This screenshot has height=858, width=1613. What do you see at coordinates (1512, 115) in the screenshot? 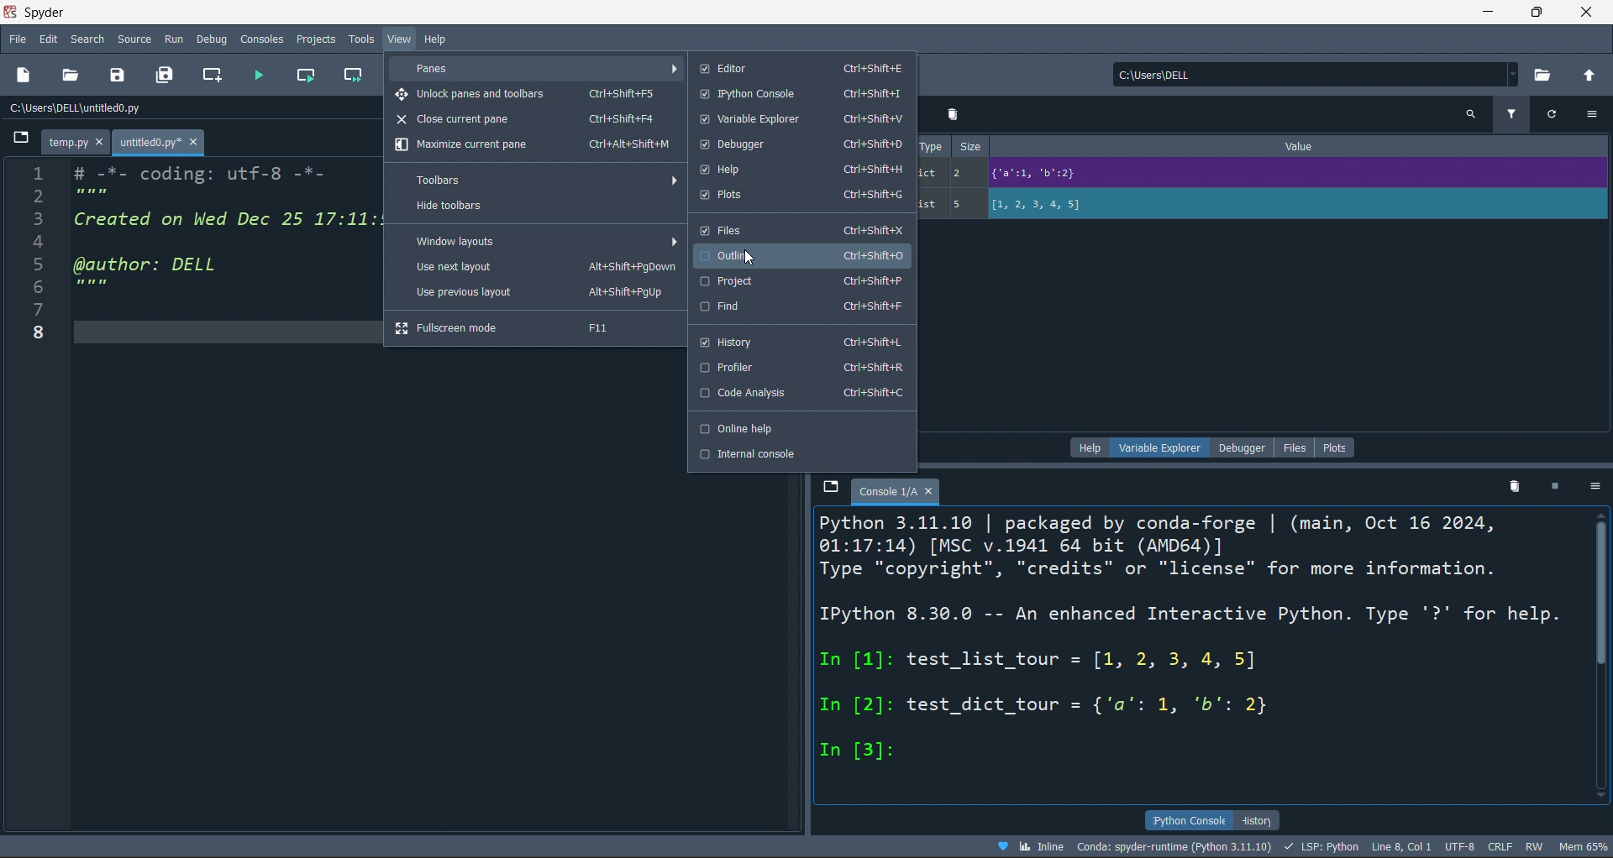
I see `filter` at bounding box center [1512, 115].